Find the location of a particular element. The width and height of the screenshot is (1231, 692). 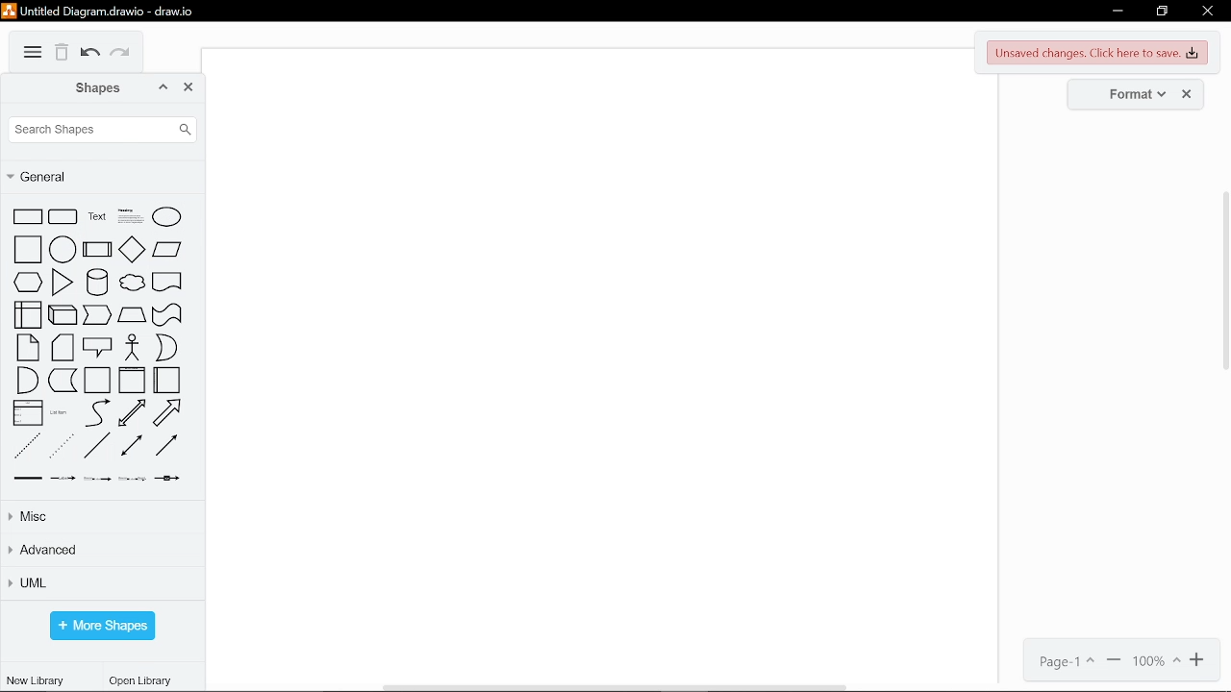

vertical scrollbar is located at coordinates (1223, 280).